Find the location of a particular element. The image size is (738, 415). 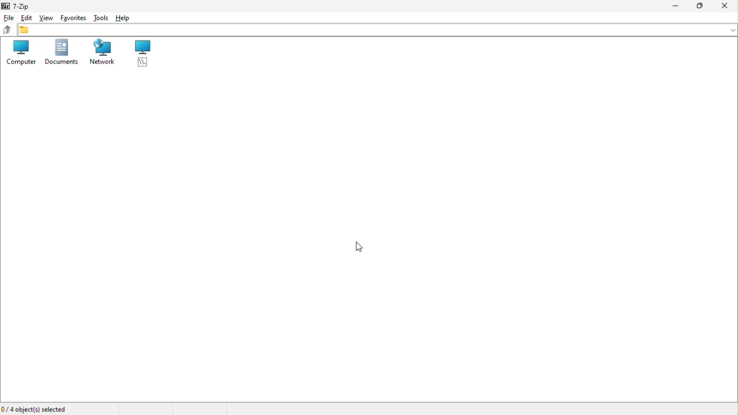

Edit  is located at coordinates (27, 17).